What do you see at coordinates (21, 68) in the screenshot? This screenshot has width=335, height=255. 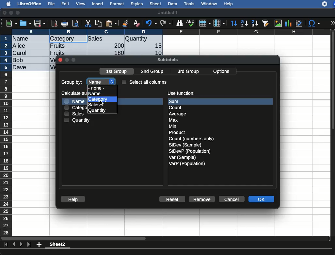 I see `Dave` at bounding box center [21, 68].